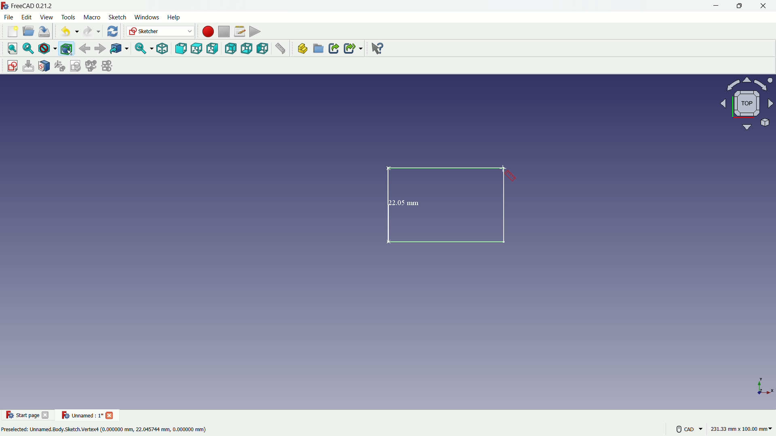 The width and height of the screenshot is (776, 436). What do you see at coordinates (748, 104) in the screenshot?
I see `rotate or change view` at bounding box center [748, 104].